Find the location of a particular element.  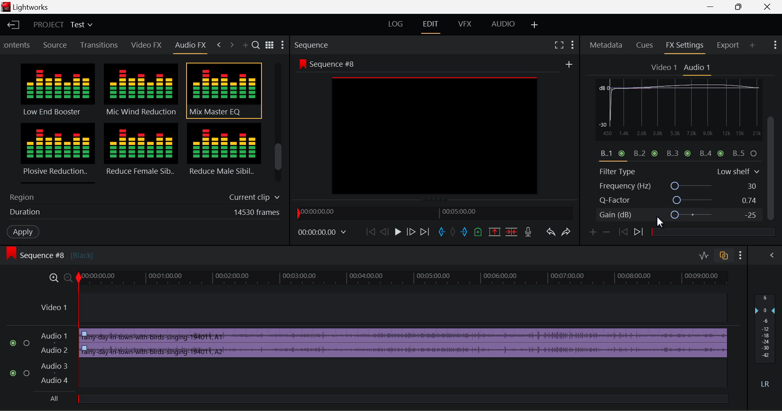

Toggle Auto Track Sync is located at coordinates (724, 256).